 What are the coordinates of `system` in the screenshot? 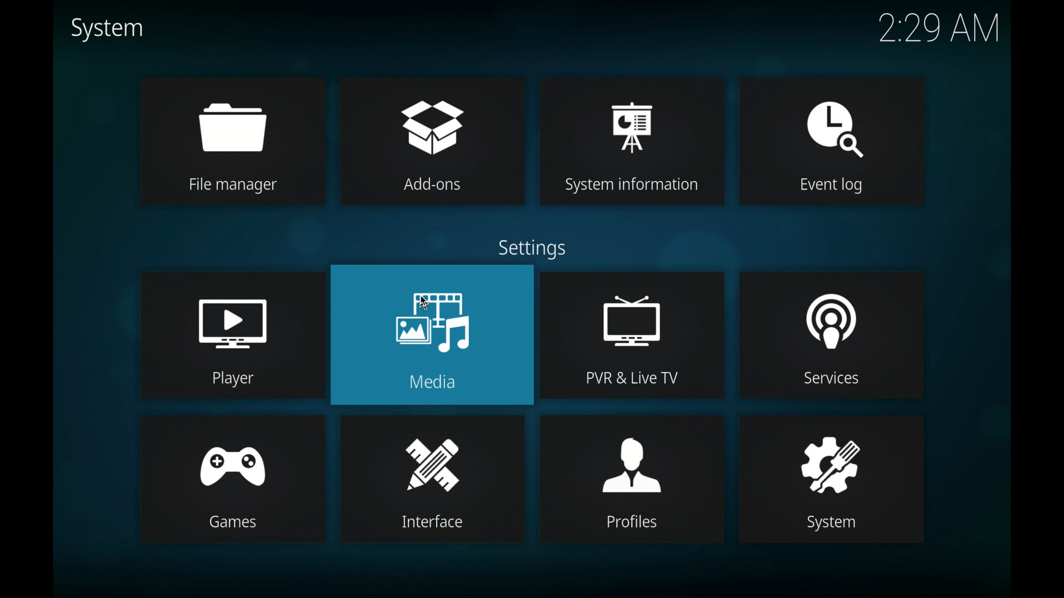 It's located at (106, 29).